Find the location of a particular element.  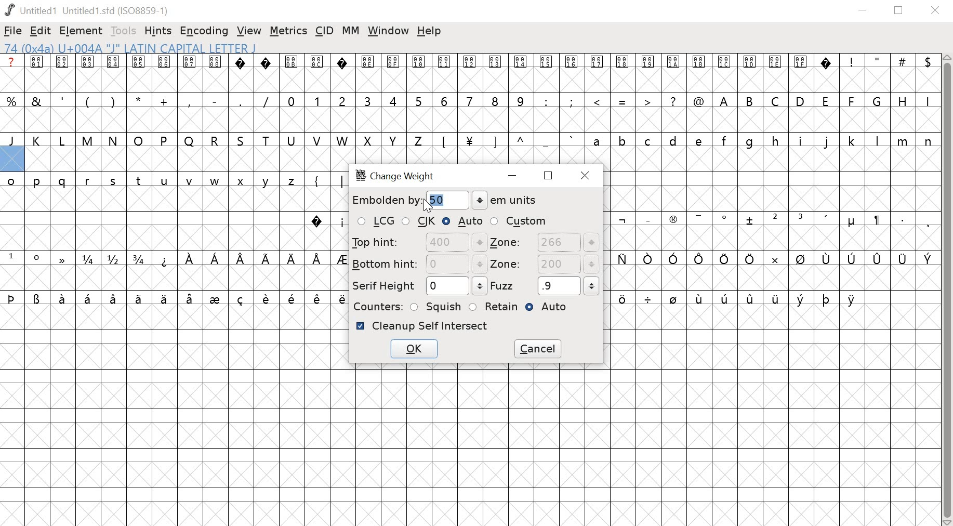

symbols is located at coordinates (253, 259).